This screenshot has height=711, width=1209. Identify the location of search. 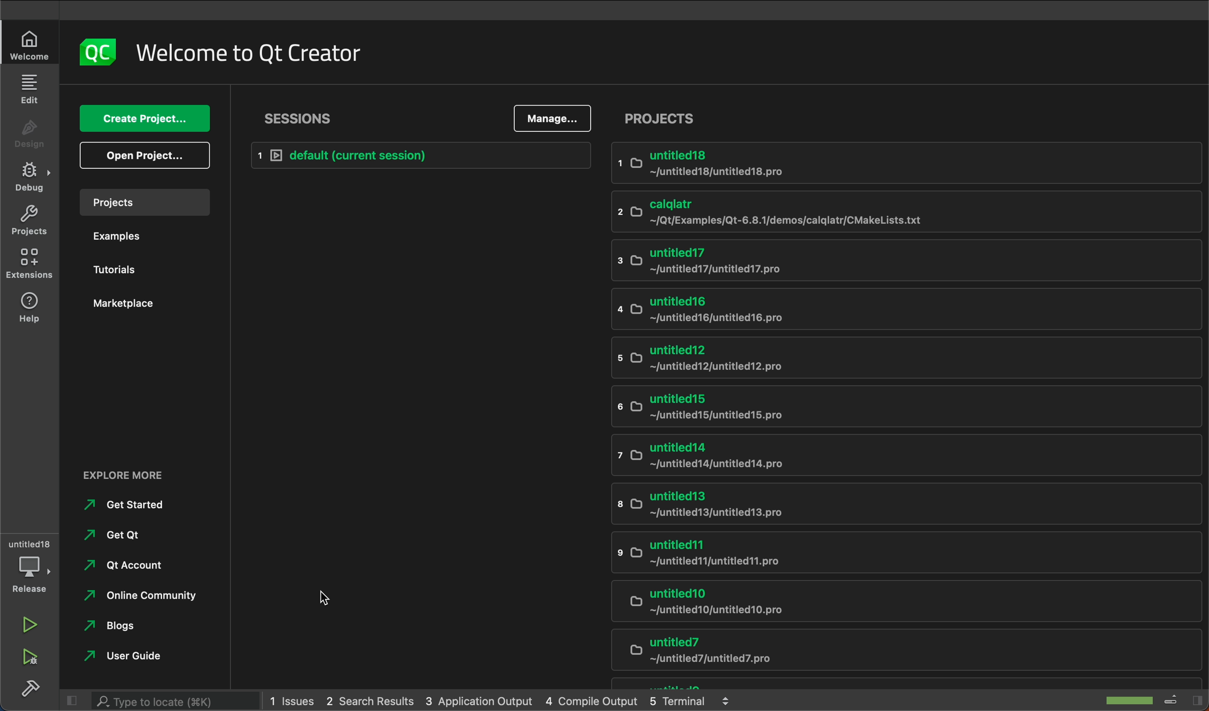
(162, 699).